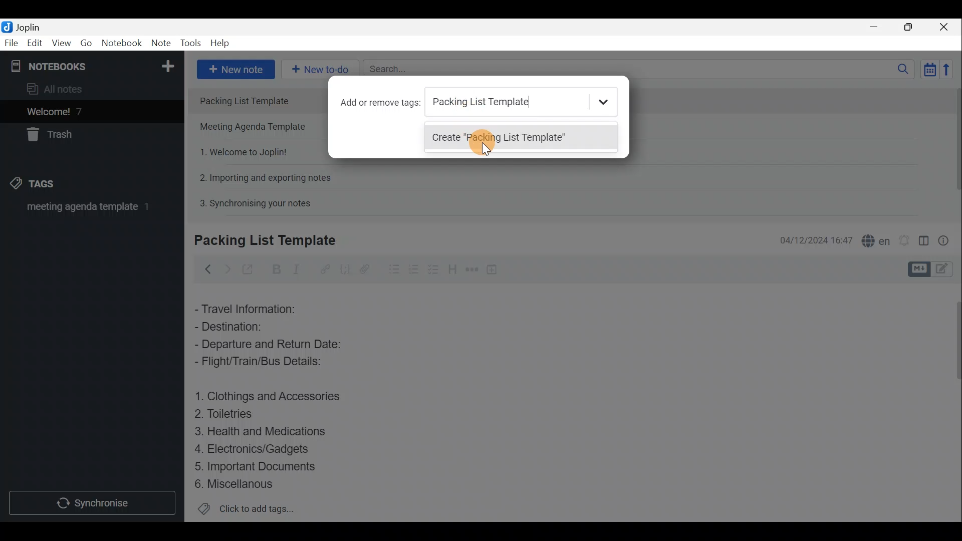  What do you see at coordinates (10, 42) in the screenshot?
I see `File` at bounding box center [10, 42].